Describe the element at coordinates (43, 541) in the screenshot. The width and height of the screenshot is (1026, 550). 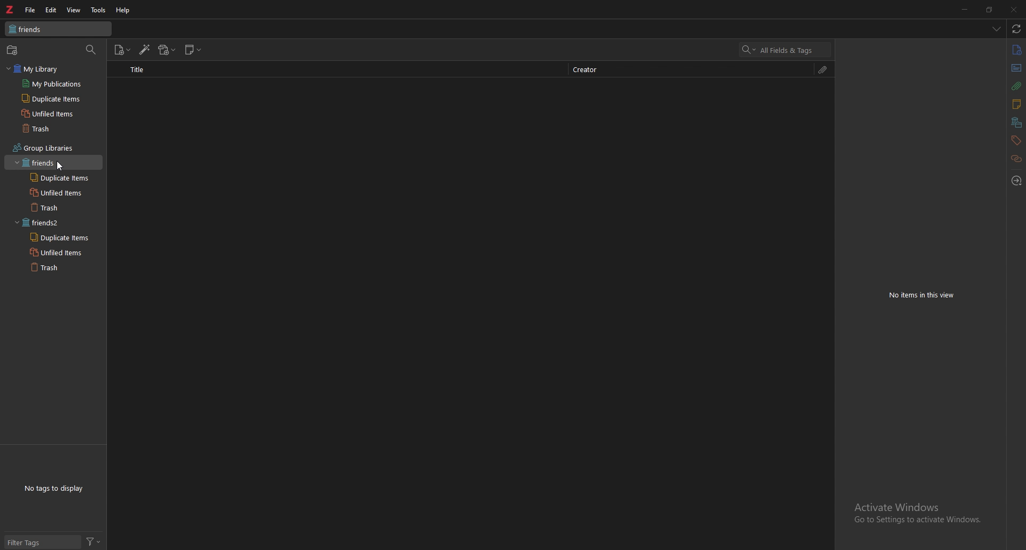
I see `filter tags` at that location.